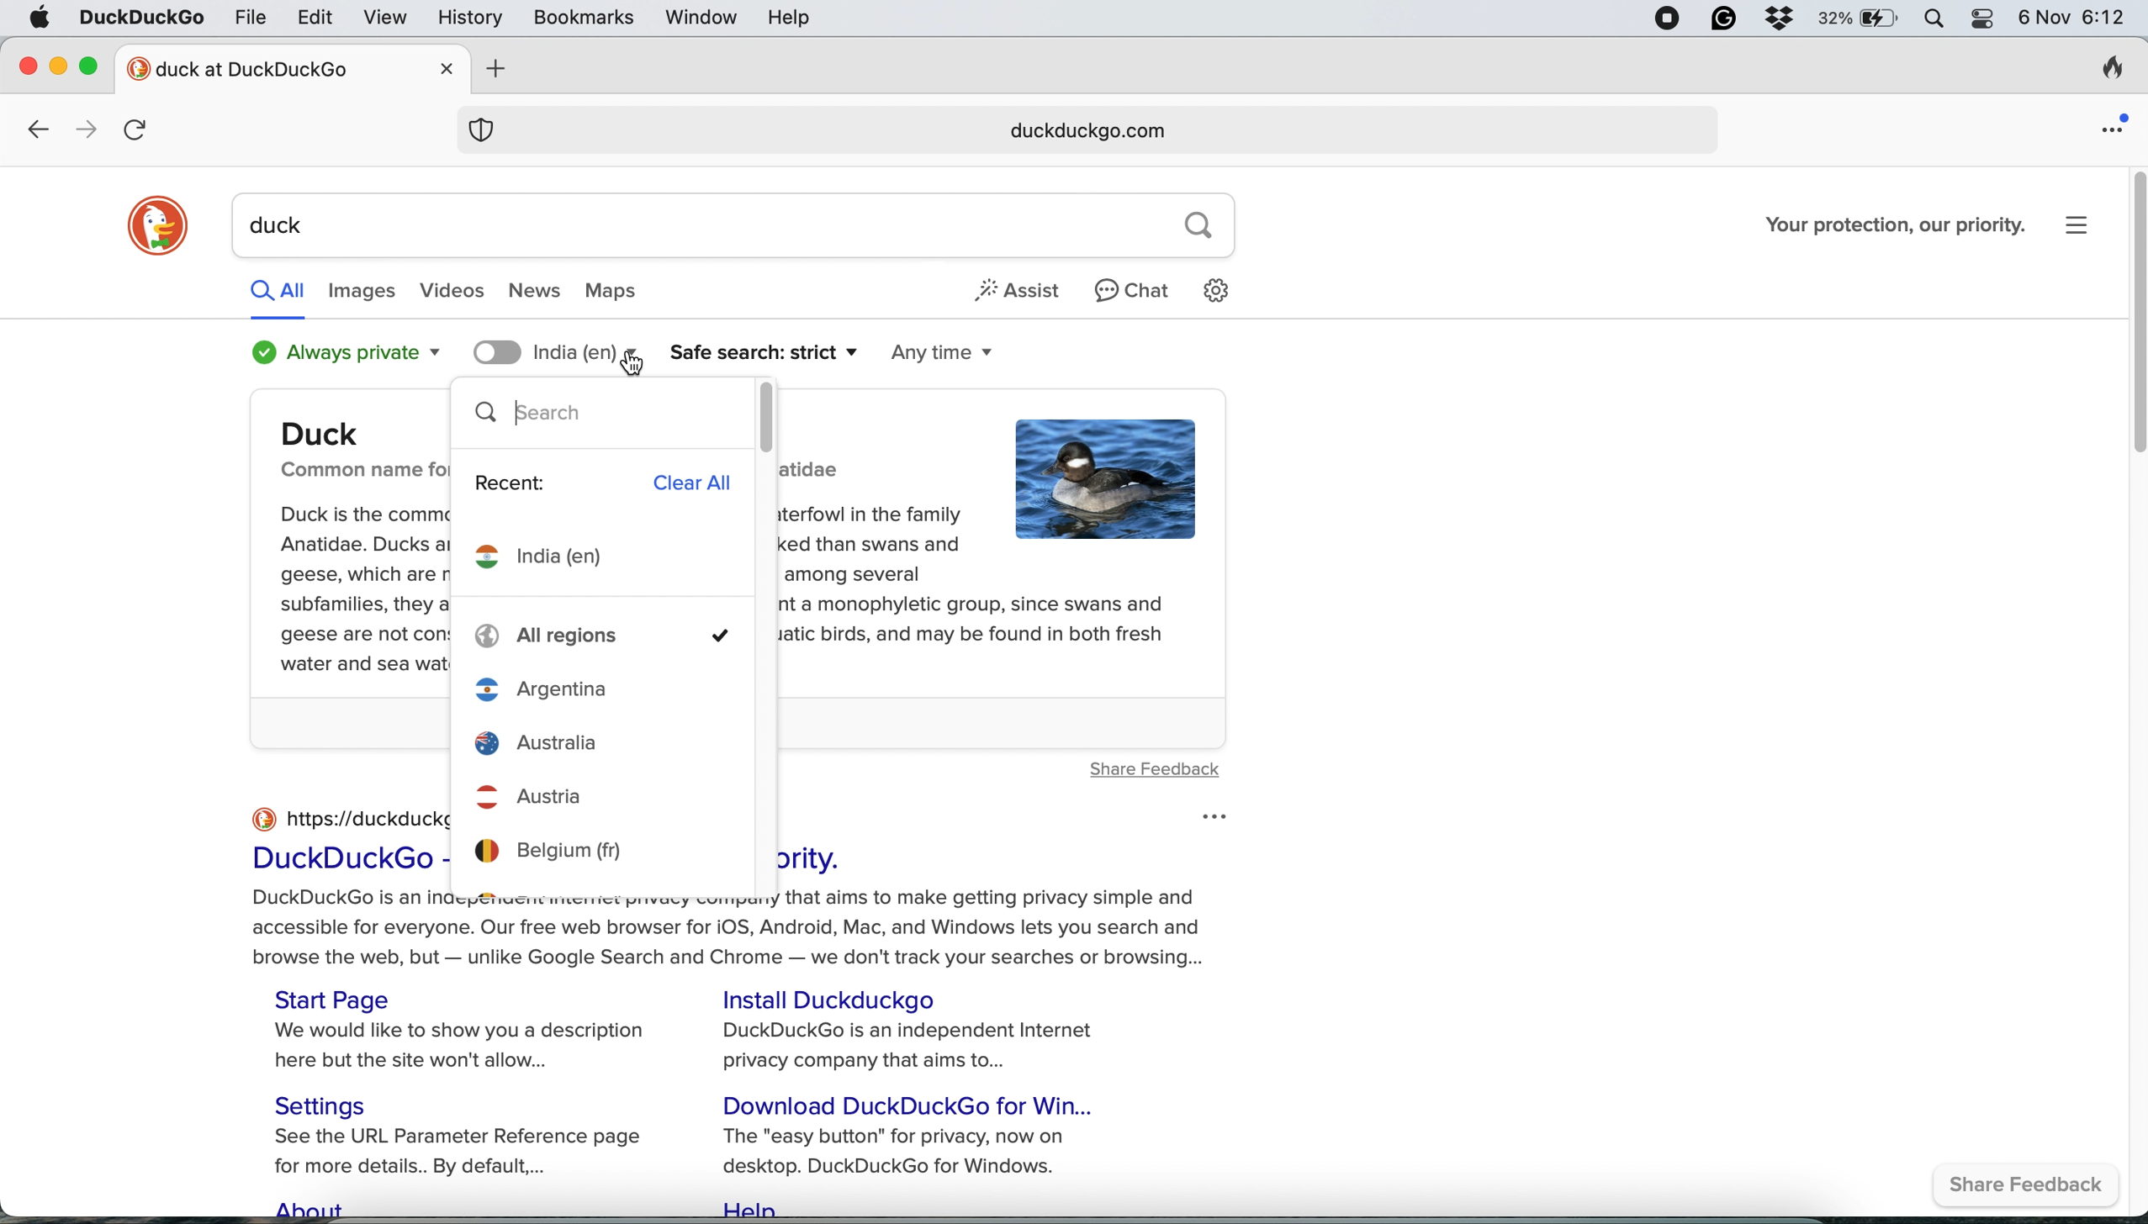  Describe the element at coordinates (1896, 224) in the screenshot. I see `Your protection, our priority.` at that location.